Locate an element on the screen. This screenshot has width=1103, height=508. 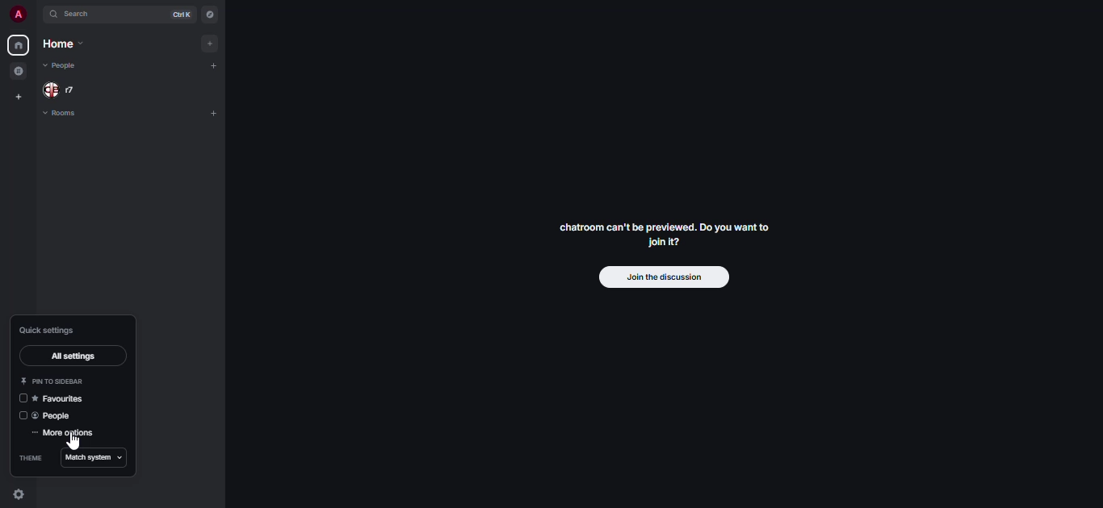
home is located at coordinates (18, 44).